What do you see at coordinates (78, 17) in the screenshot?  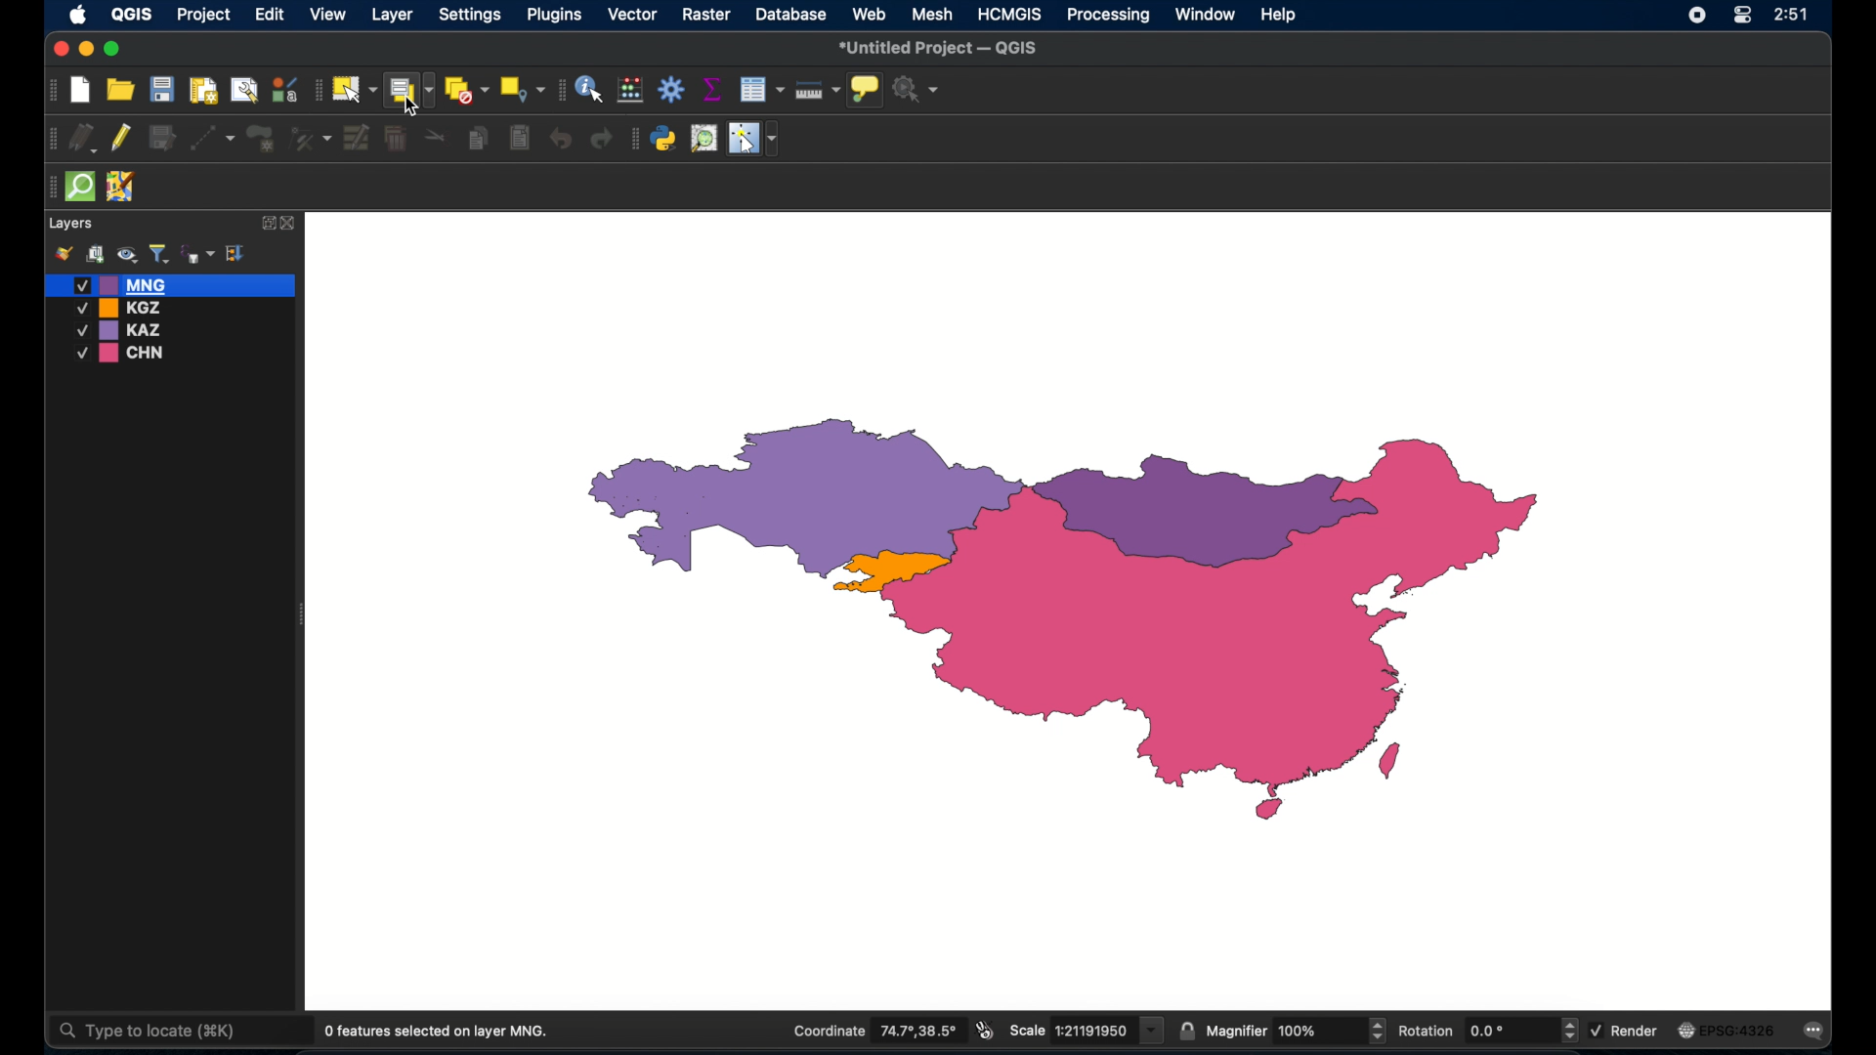 I see `apple icon` at bounding box center [78, 17].